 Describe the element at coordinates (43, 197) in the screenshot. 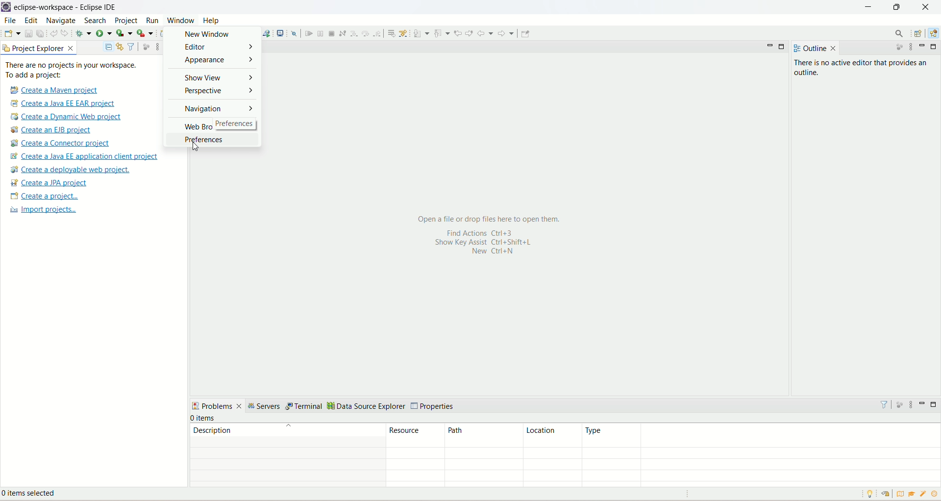

I see `create a project` at that location.